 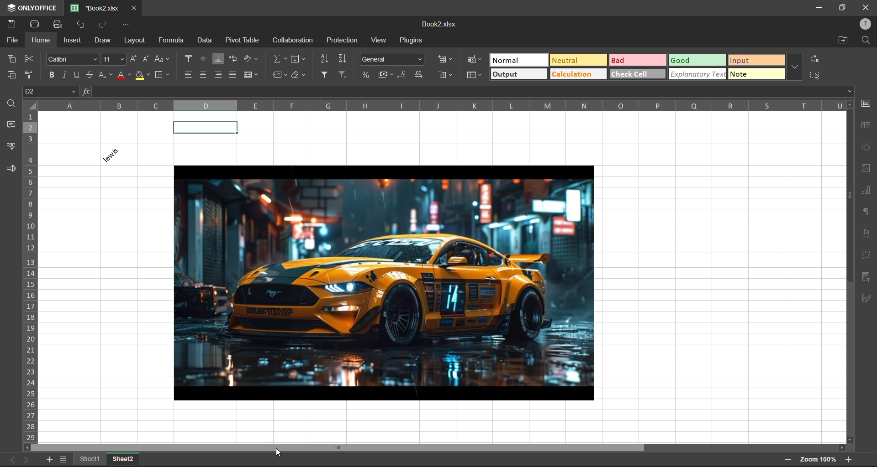 I want to click on neutral, so click(x=578, y=61).